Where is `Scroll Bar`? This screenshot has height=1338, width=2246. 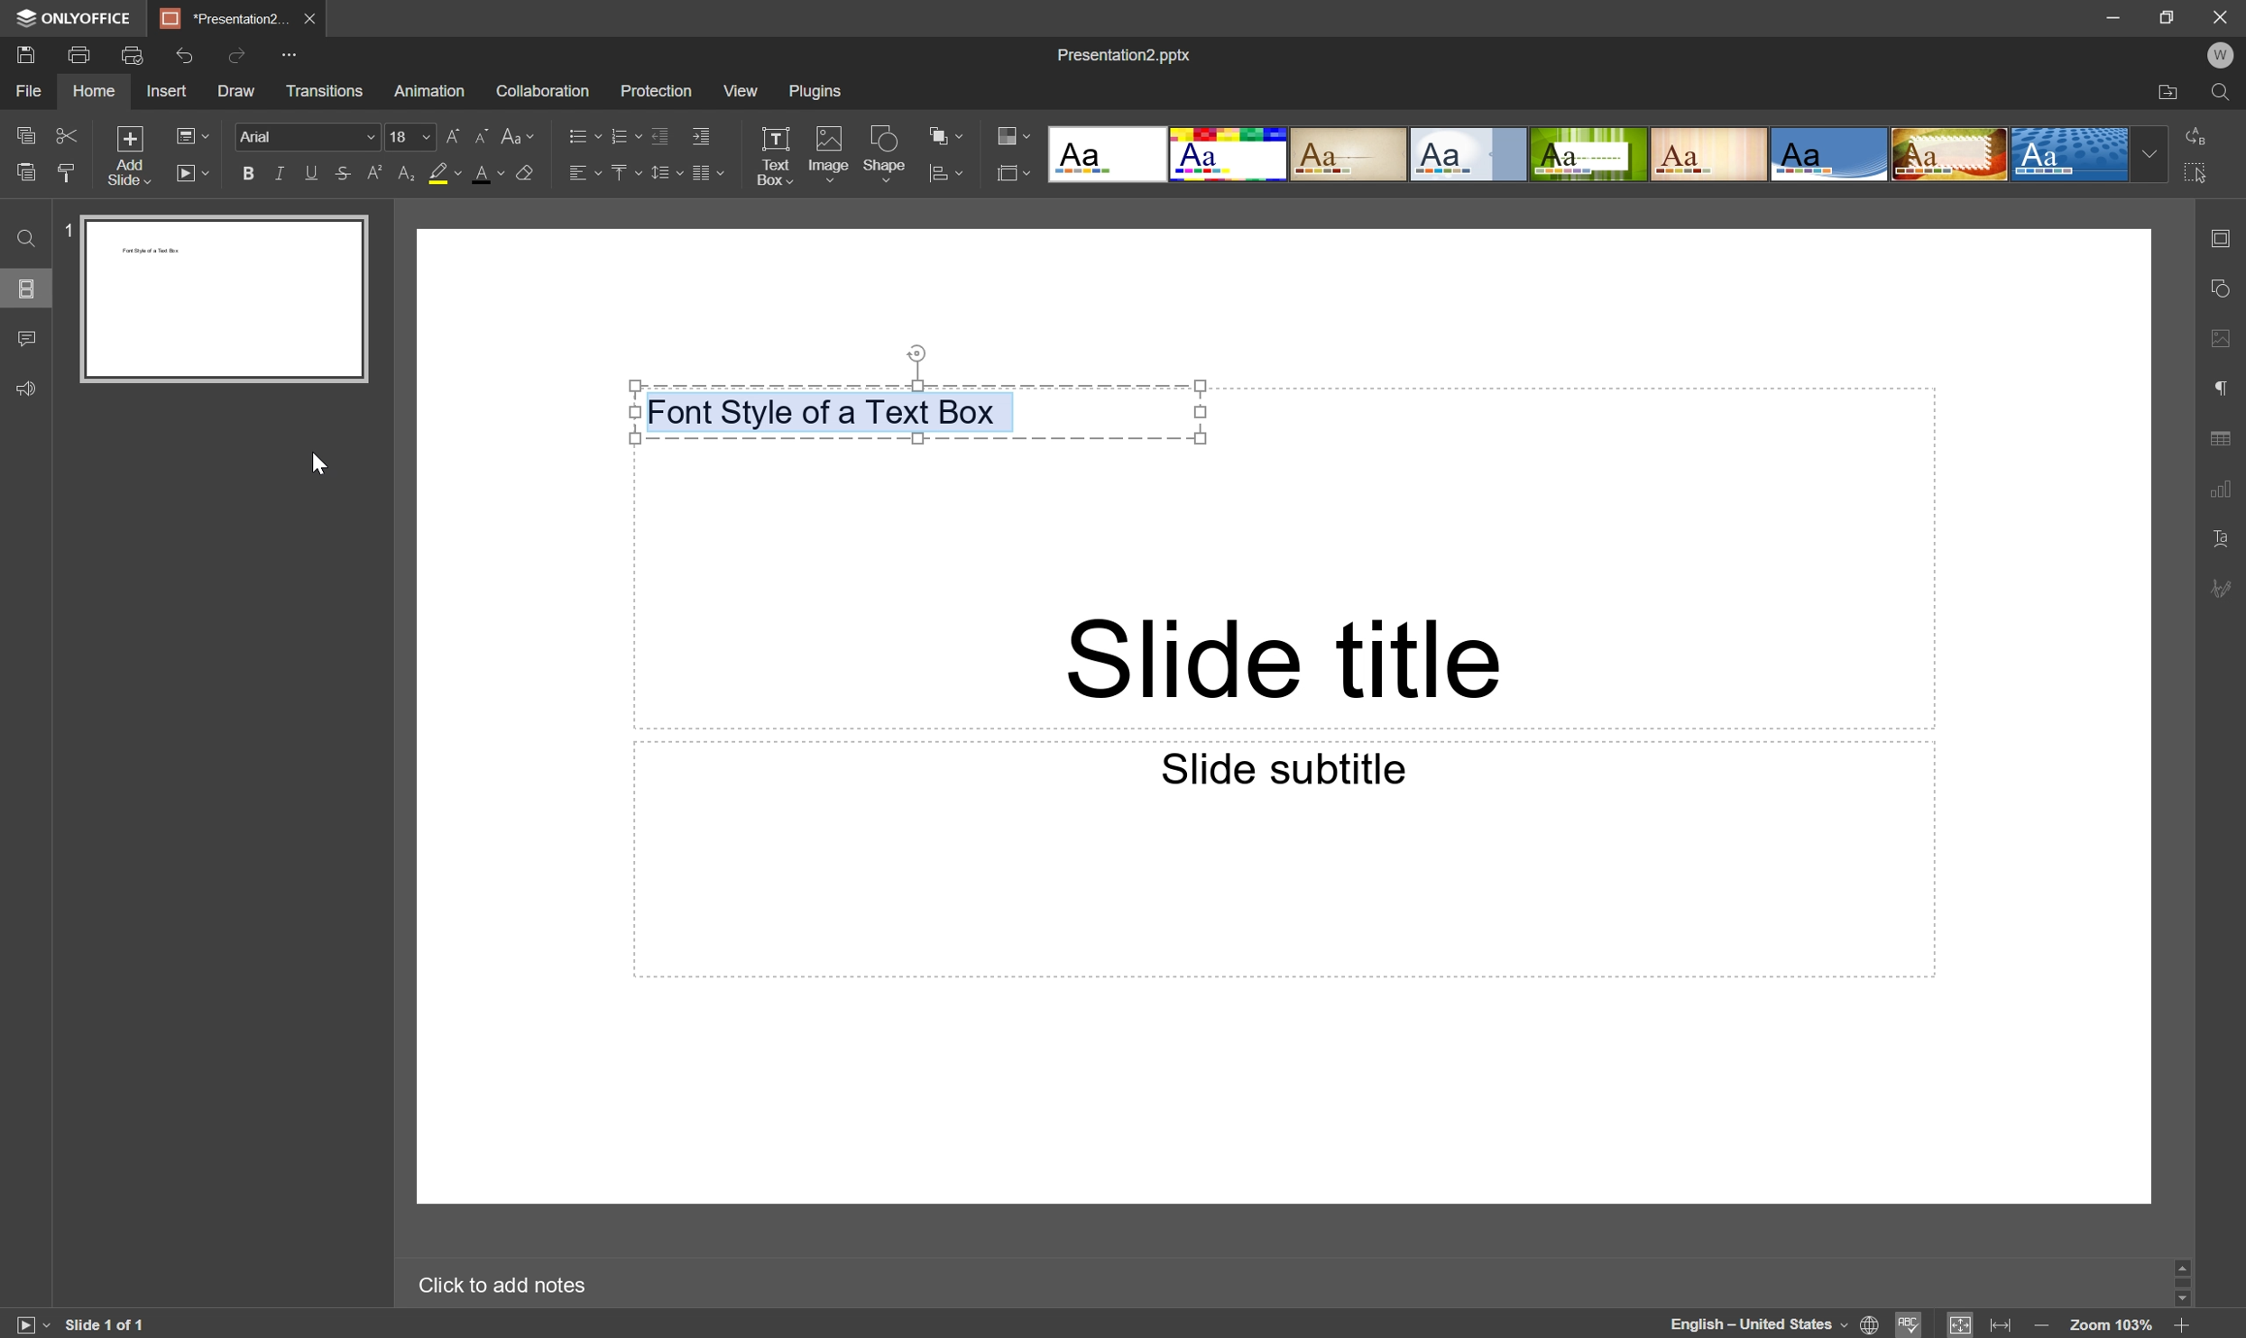 Scroll Bar is located at coordinates (2180, 1281).